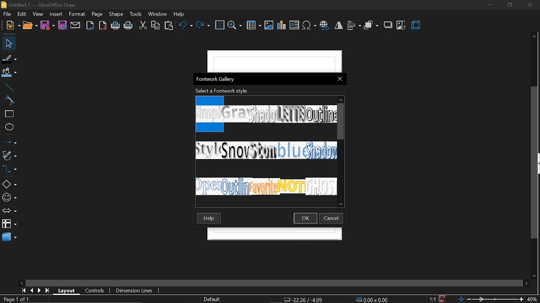 This screenshot has height=303, width=540. What do you see at coordinates (254, 26) in the screenshot?
I see `insert table` at bounding box center [254, 26].